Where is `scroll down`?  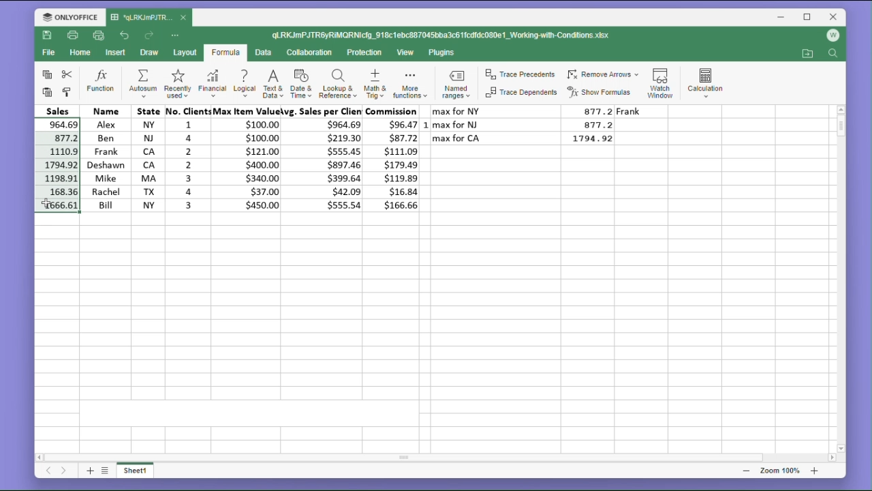 scroll down is located at coordinates (841, 448).